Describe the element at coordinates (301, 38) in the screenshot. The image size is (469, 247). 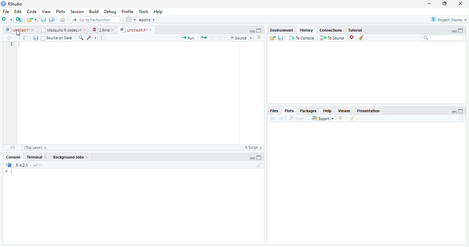
I see `To Console` at that location.